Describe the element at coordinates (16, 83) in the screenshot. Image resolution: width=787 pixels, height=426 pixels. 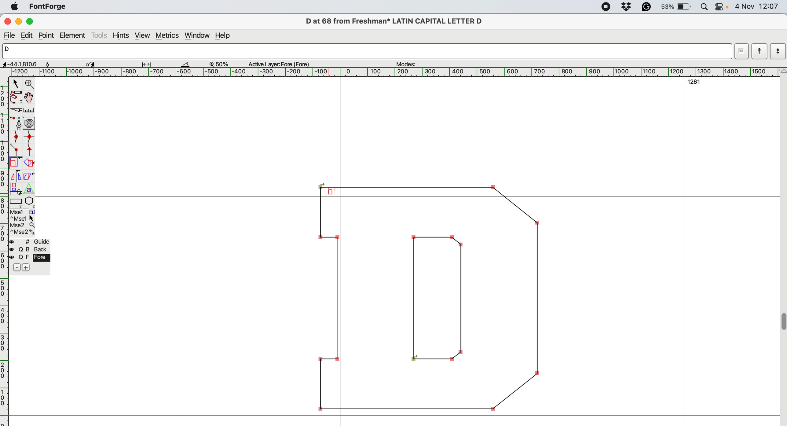
I see `pointer` at that location.